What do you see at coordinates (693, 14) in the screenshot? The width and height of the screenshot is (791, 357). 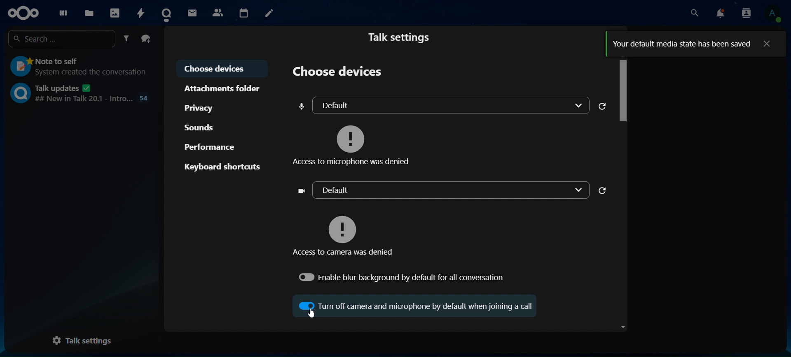 I see `search` at bounding box center [693, 14].